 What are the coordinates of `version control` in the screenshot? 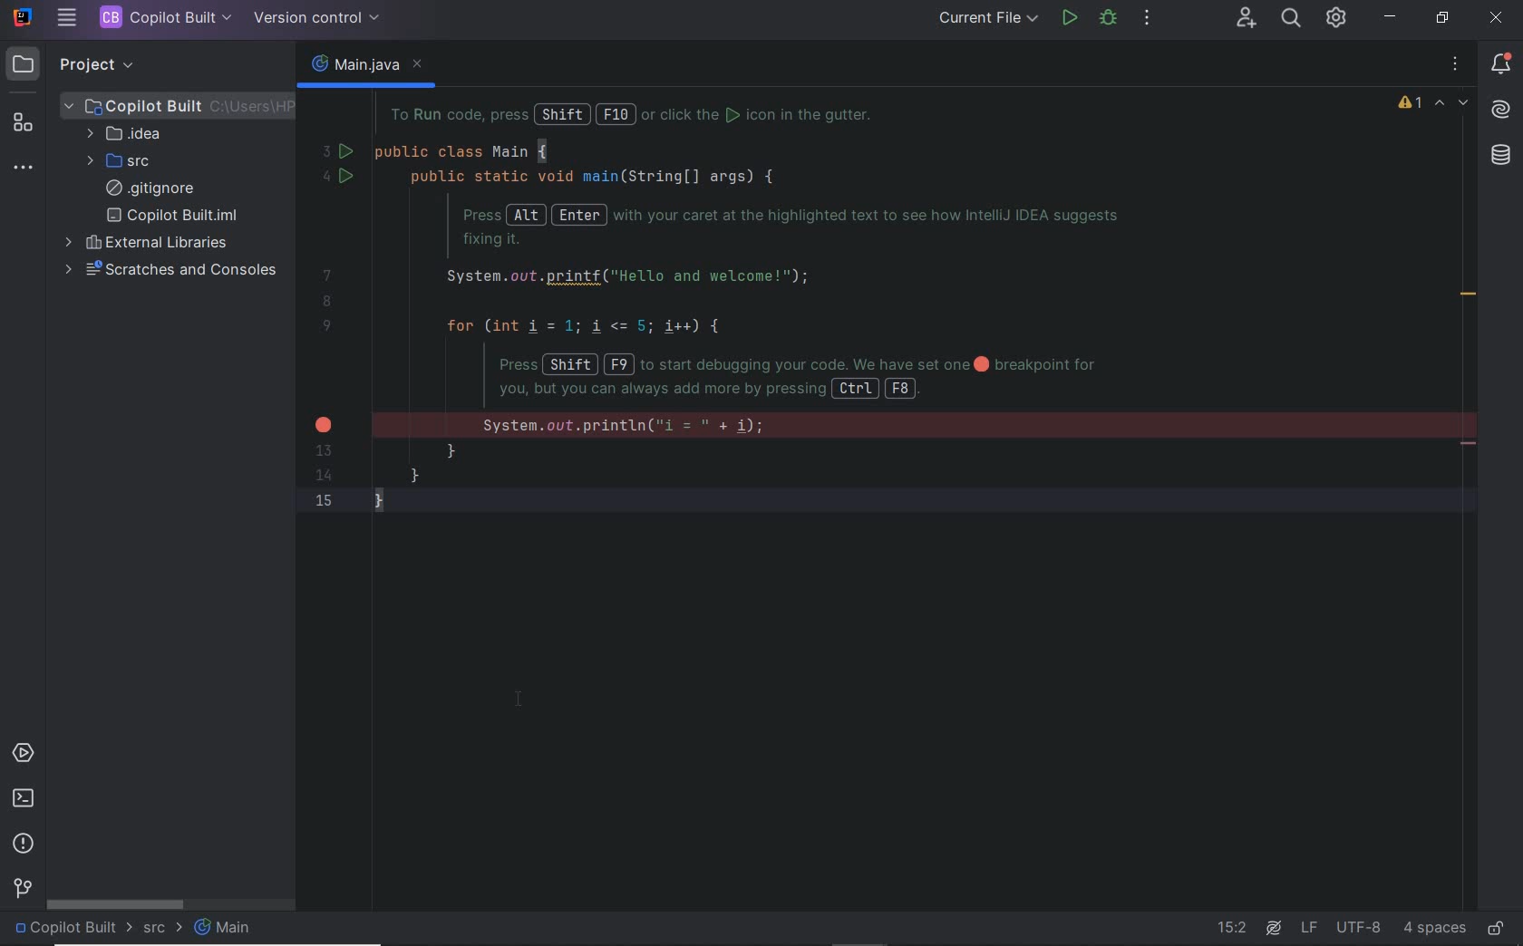 It's located at (20, 890).